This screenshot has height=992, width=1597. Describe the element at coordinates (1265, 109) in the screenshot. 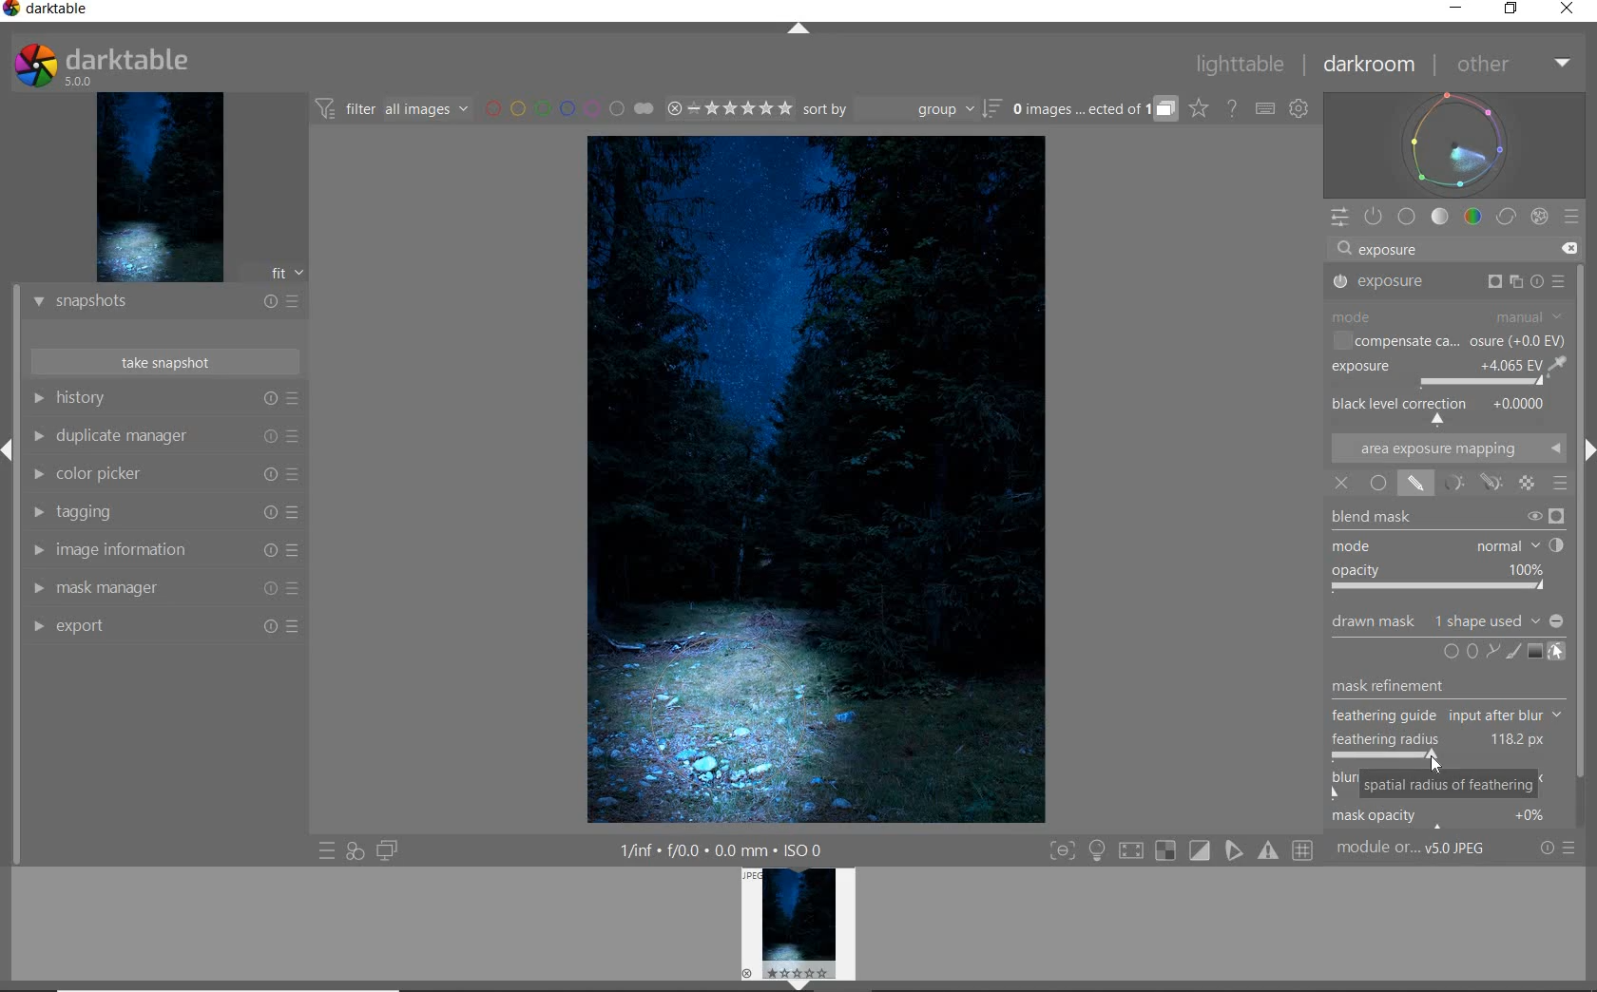

I see `SET KEYBOARD SHORTCUTS` at that location.